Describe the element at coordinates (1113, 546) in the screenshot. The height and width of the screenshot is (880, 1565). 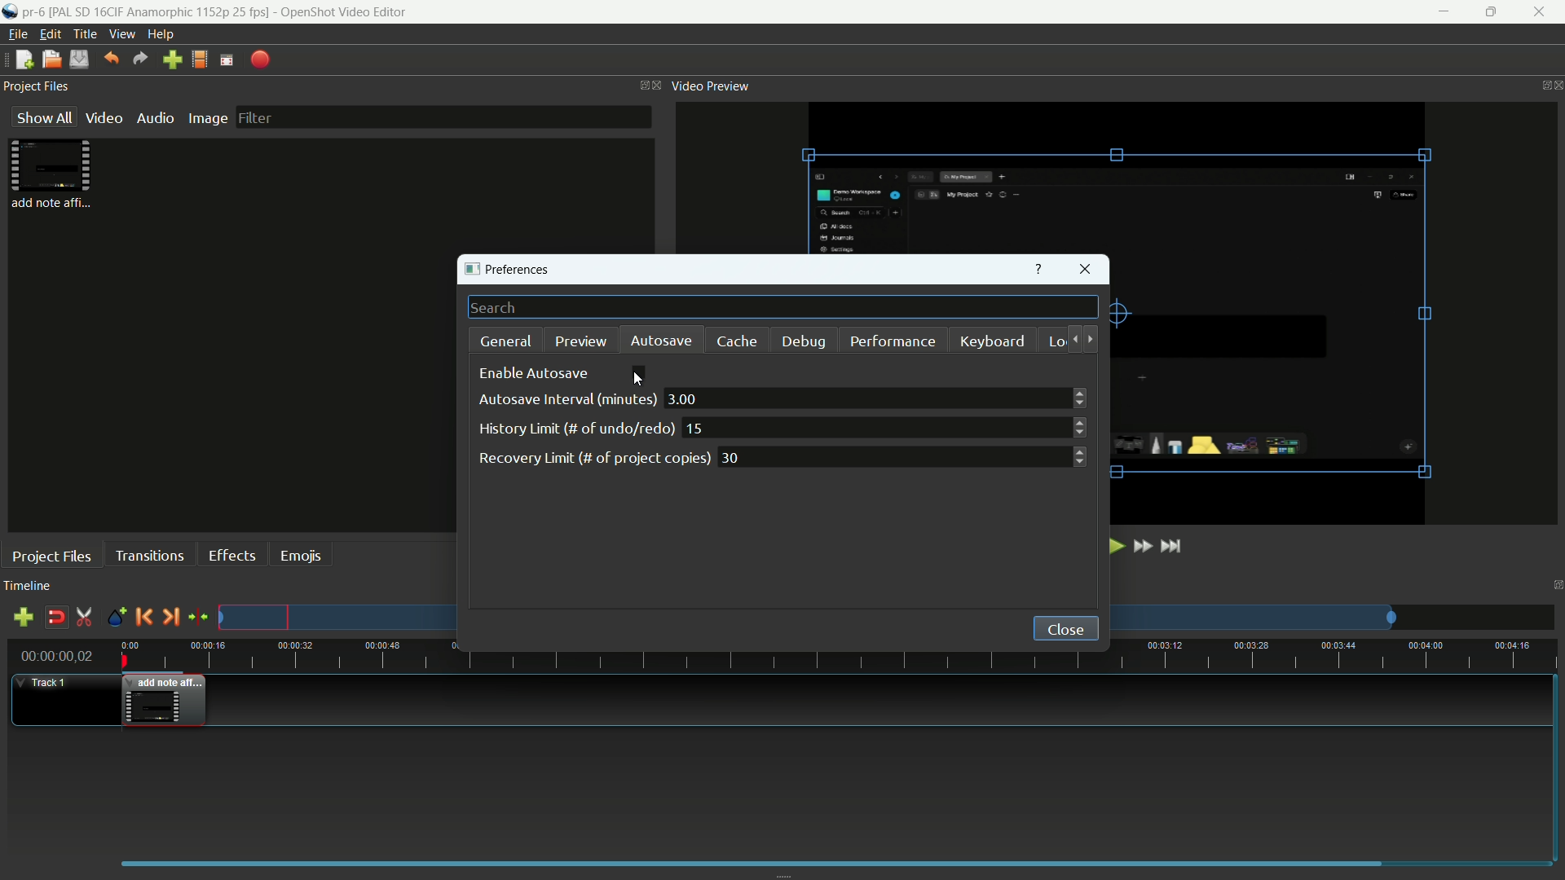
I see `play or pause` at that location.